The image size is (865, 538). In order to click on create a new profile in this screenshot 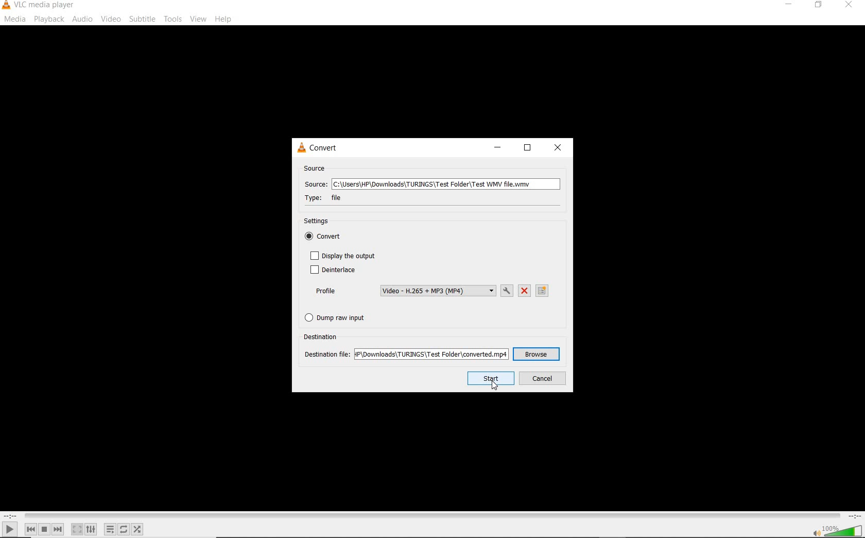, I will do `click(543, 291)`.